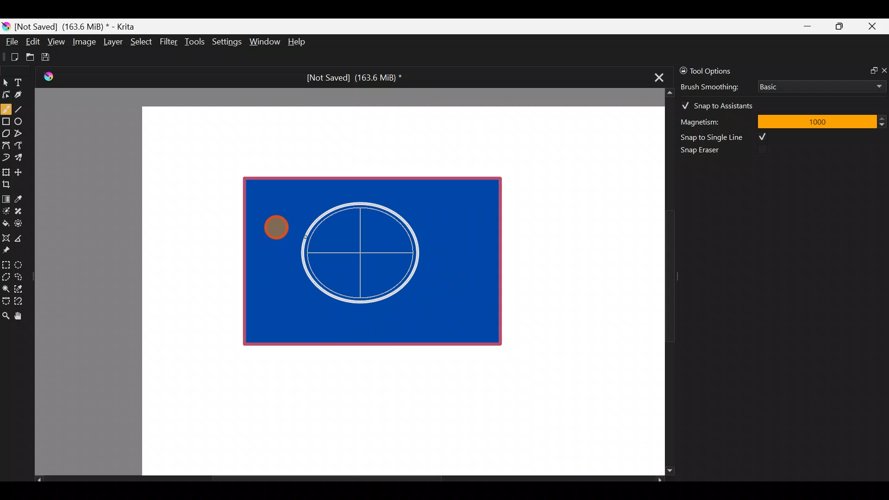 This screenshot has height=500, width=889. Describe the element at coordinates (20, 276) in the screenshot. I see `Freehand selection tool` at that location.